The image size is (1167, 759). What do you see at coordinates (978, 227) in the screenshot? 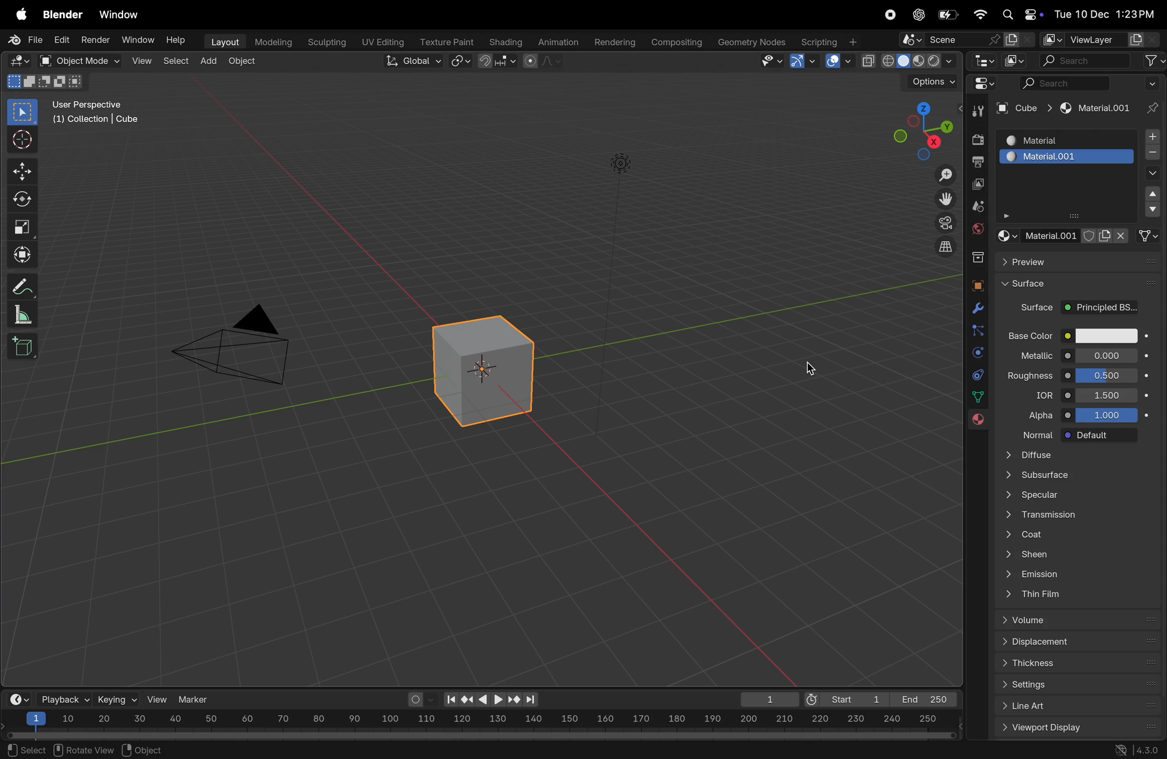
I see `world` at bounding box center [978, 227].